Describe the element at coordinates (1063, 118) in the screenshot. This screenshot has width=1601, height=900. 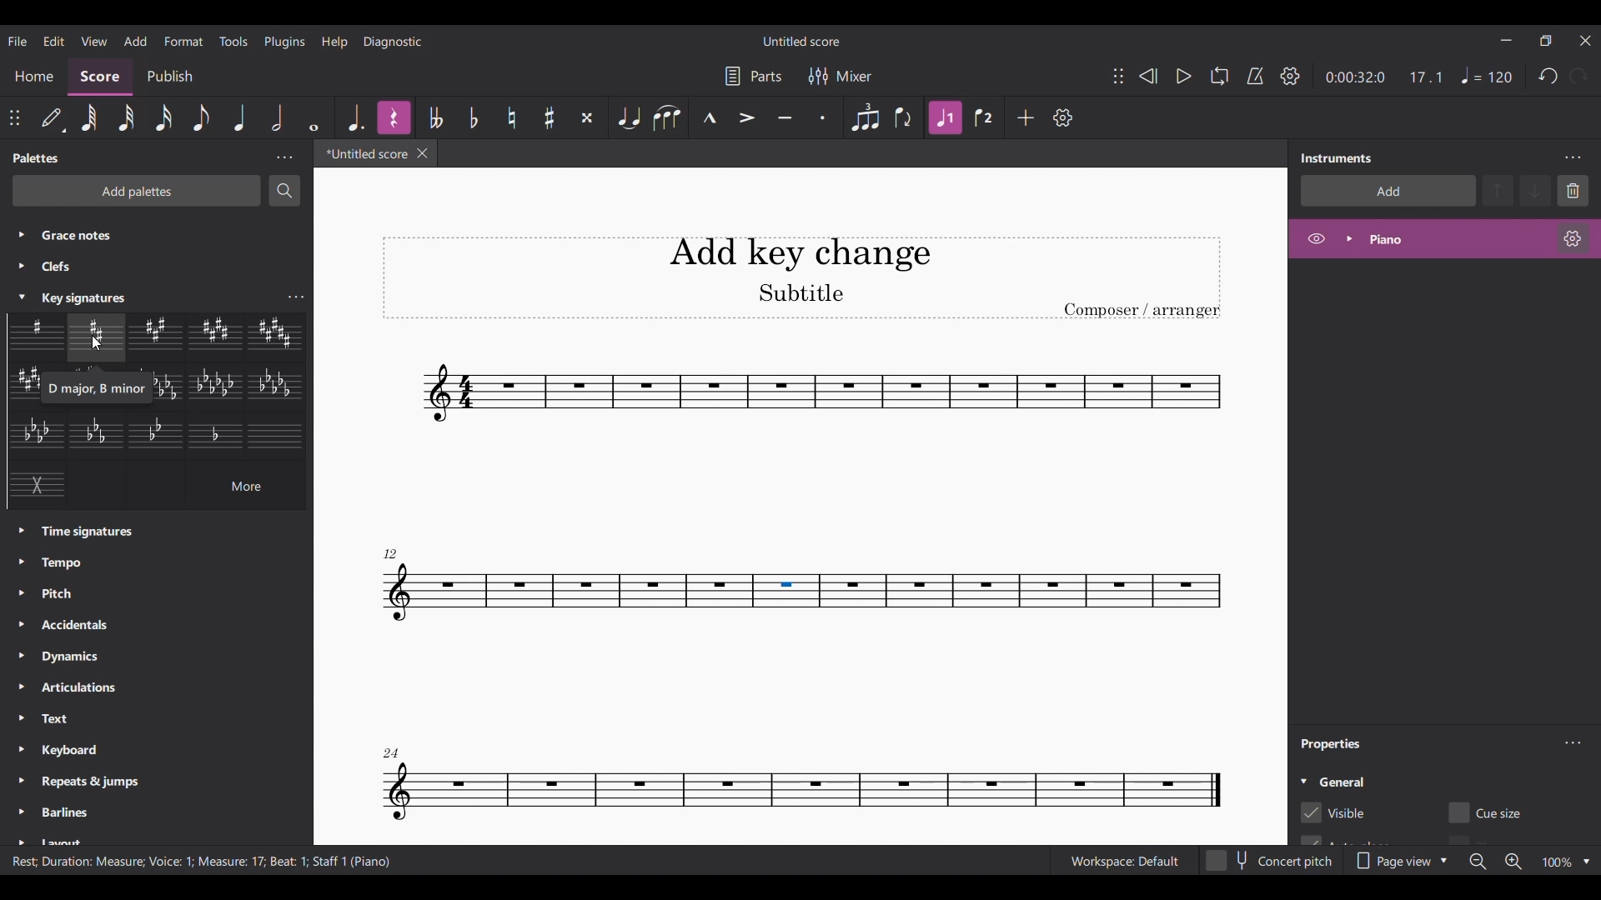
I see `Customize toolbar` at that location.